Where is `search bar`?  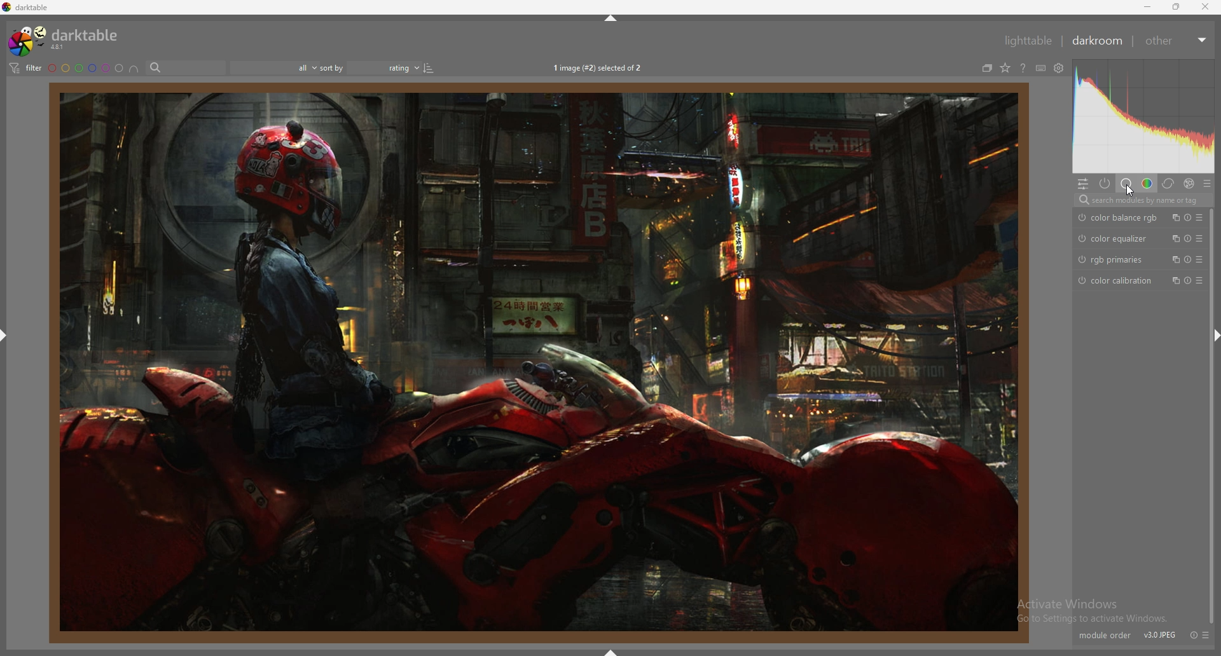
search bar is located at coordinates (185, 67).